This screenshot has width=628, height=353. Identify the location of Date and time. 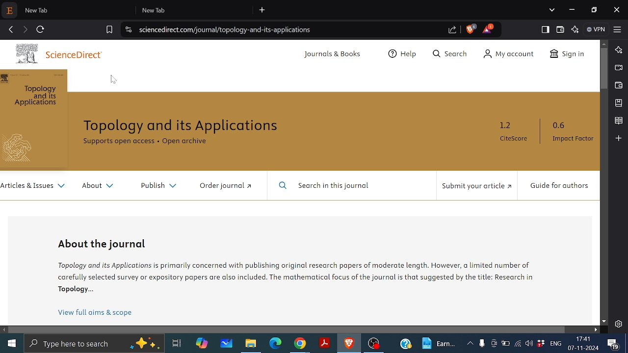
(584, 343).